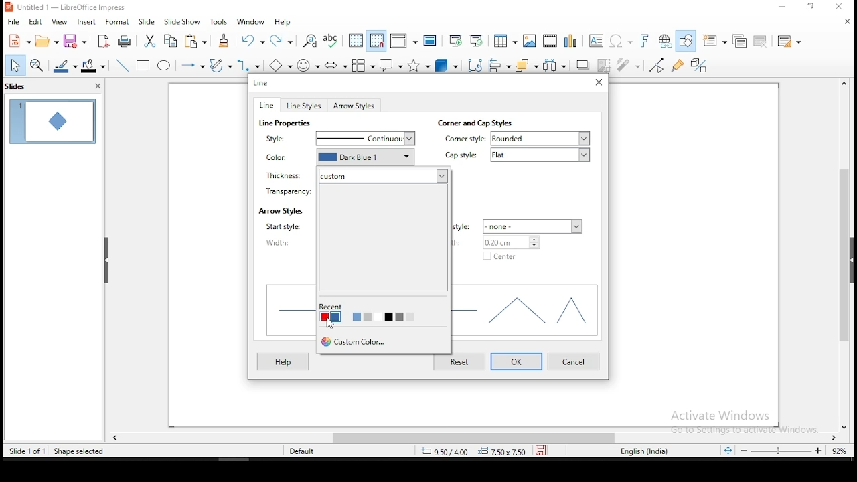  I want to click on slide 1, so click(51, 120).